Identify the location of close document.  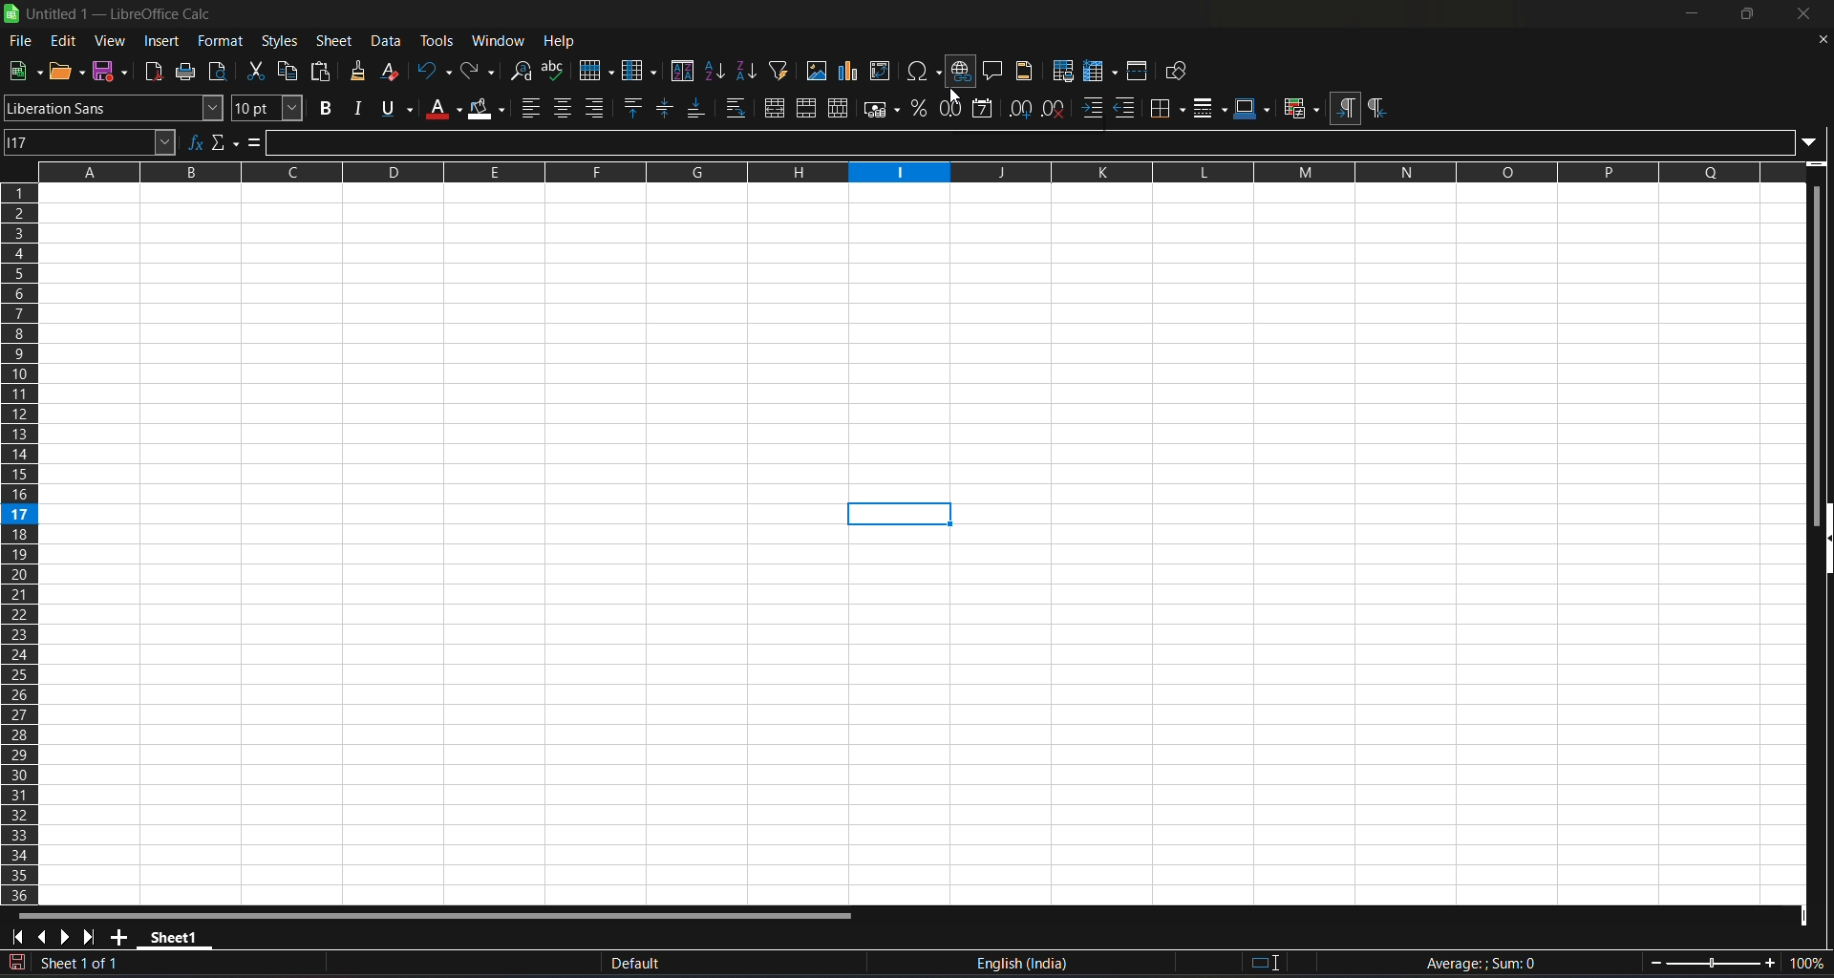
(1822, 40).